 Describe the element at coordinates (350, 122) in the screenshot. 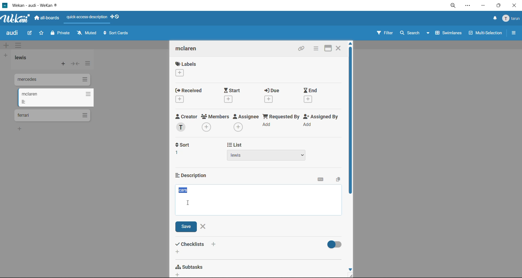

I see `vertical scroll bar` at that location.